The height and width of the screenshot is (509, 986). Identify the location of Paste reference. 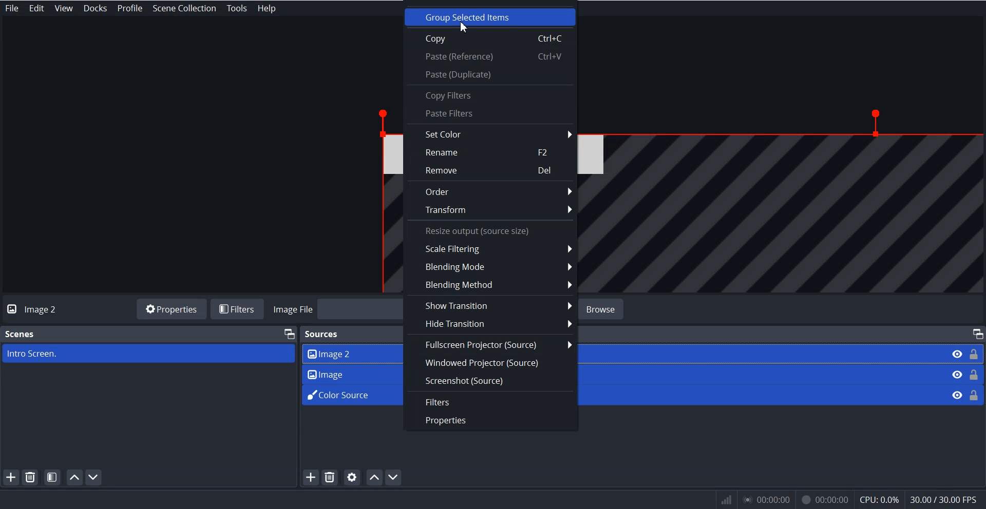
(454, 56).